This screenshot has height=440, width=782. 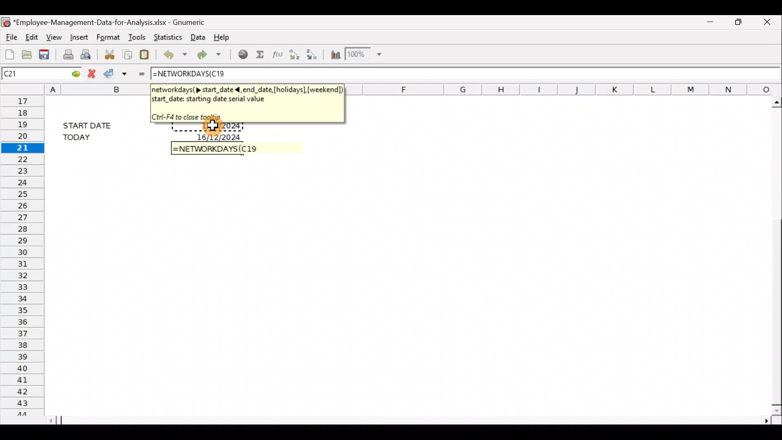 I want to click on networkworkdays(> start_date <,end_date, [holidays], [weekend],start_date: starting date serial value. Ctrl +F4 to close tooltip, so click(x=246, y=102).